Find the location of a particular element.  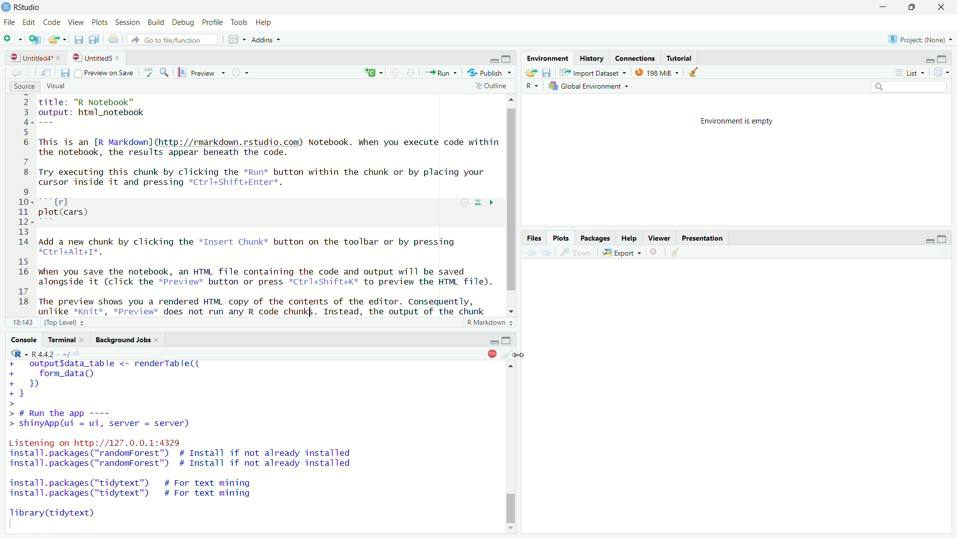

Go to file/function is located at coordinates (175, 40).